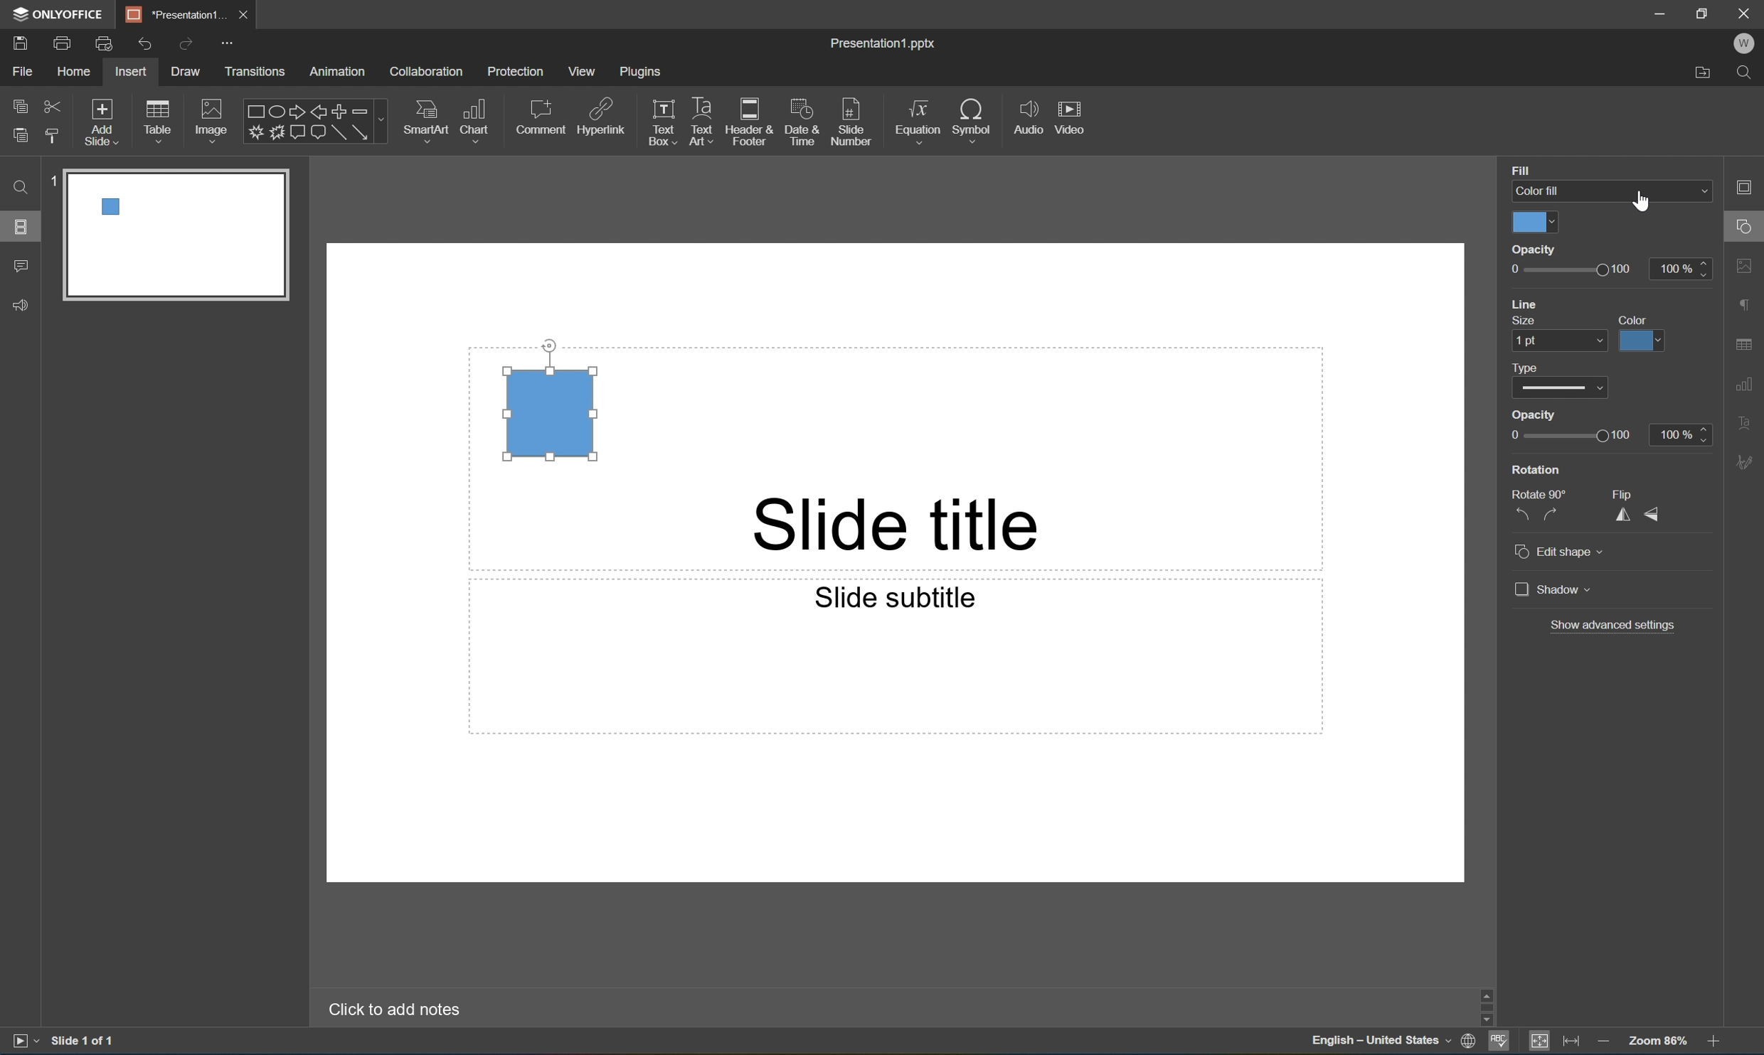 The height and width of the screenshot is (1055, 1764). I want to click on Rotate 90° clockwise, so click(1553, 516).